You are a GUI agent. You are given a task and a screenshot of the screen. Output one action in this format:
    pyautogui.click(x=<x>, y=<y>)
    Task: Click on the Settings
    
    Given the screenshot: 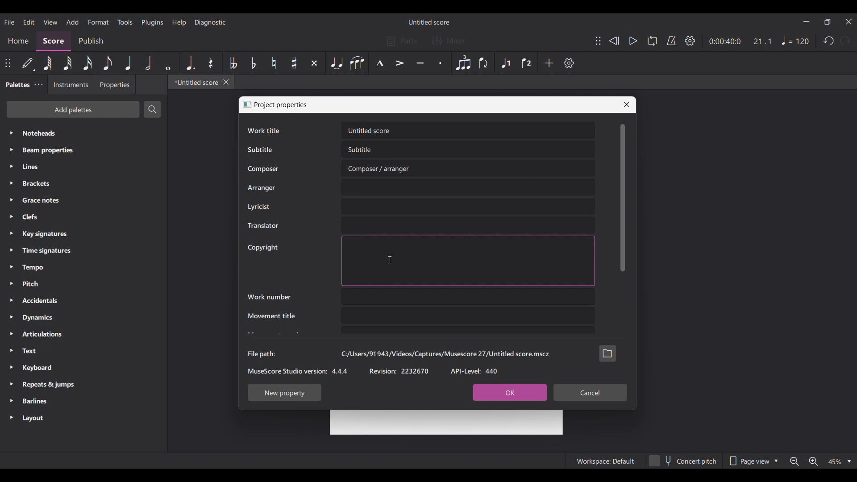 What is the action you would take?
    pyautogui.click(x=569, y=63)
    